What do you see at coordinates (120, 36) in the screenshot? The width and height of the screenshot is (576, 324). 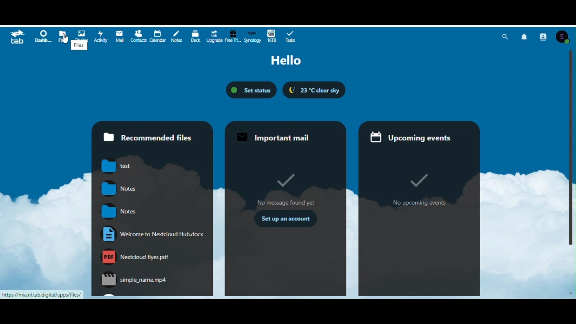 I see `Mail` at bounding box center [120, 36].